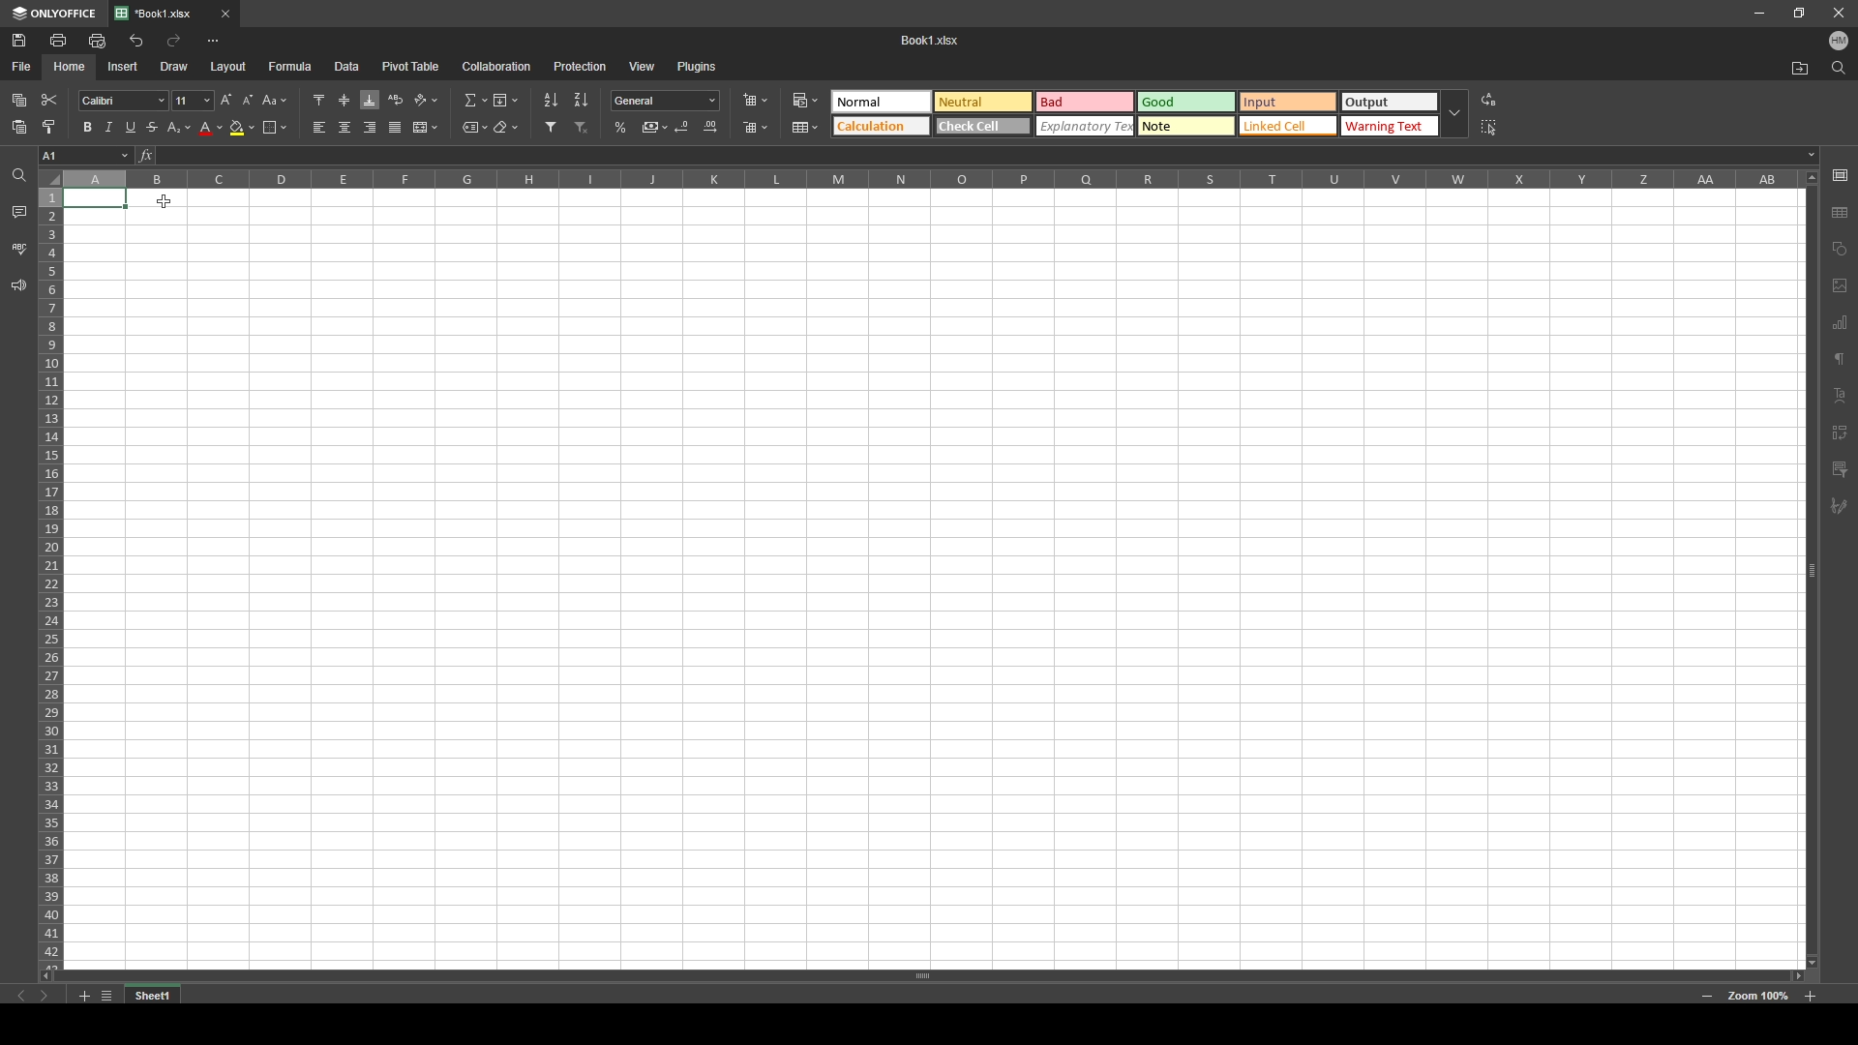  Describe the element at coordinates (54, 14) in the screenshot. I see `onlyoffice` at that location.